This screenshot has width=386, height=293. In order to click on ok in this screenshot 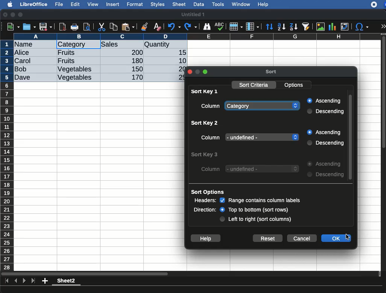, I will do `click(333, 238)`.